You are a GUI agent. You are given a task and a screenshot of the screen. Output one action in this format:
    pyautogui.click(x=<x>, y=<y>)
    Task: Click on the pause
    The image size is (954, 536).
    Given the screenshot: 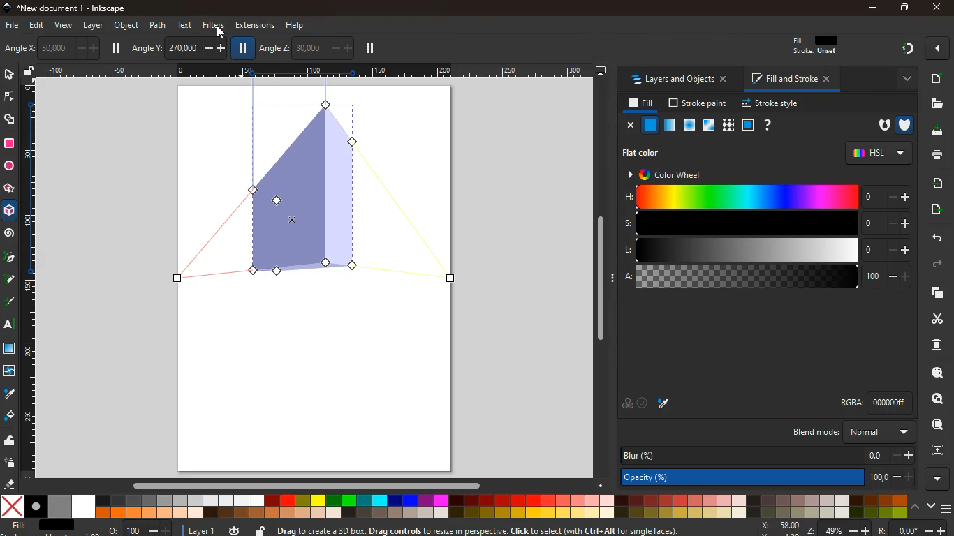 What is the action you would take?
    pyautogui.click(x=117, y=48)
    